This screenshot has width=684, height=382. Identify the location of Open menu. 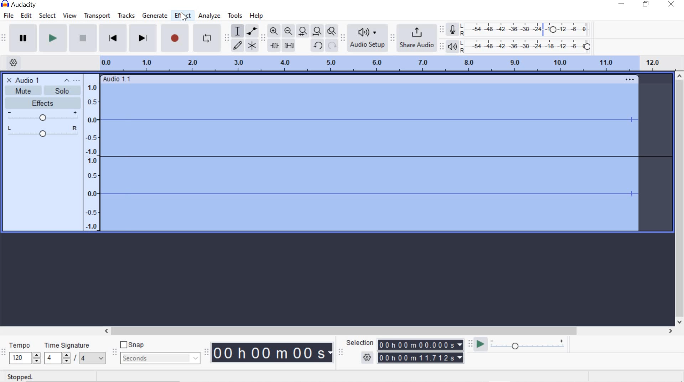
(78, 80).